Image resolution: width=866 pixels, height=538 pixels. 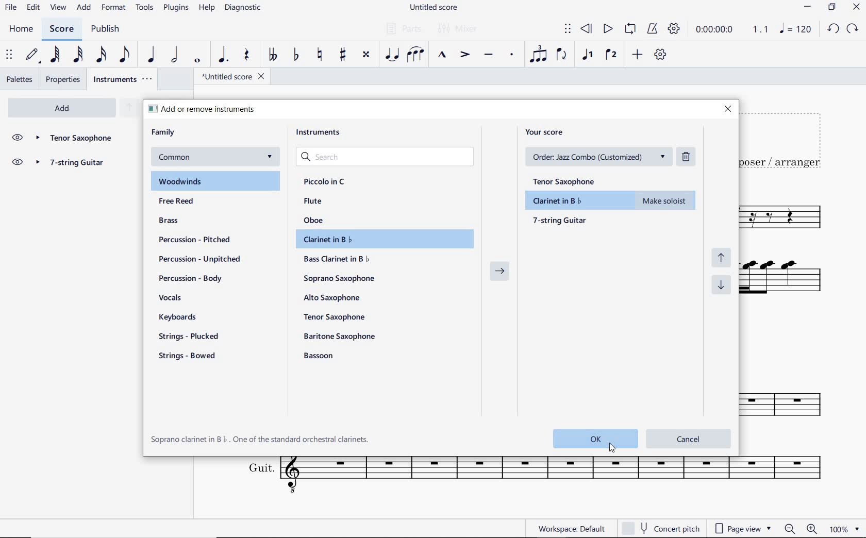 I want to click on PLAY, so click(x=606, y=29).